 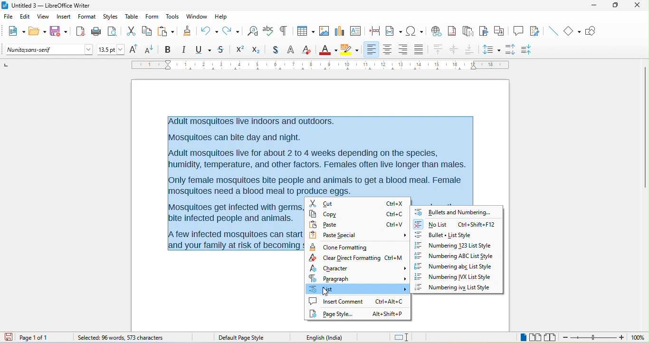 What do you see at coordinates (455, 278) in the screenshot?
I see `numbering ivx list style` at bounding box center [455, 278].